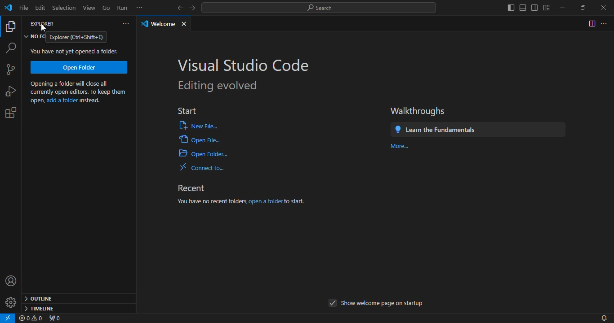 The height and width of the screenshot is (323, 614). What do you see at coordinates (177, 7) in the screenshot?
I see `back` at bounding box center [177, 7].